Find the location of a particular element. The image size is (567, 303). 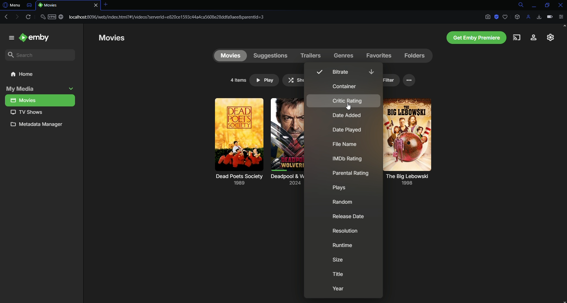

Metadata manager is located at coordinates (40, 126).